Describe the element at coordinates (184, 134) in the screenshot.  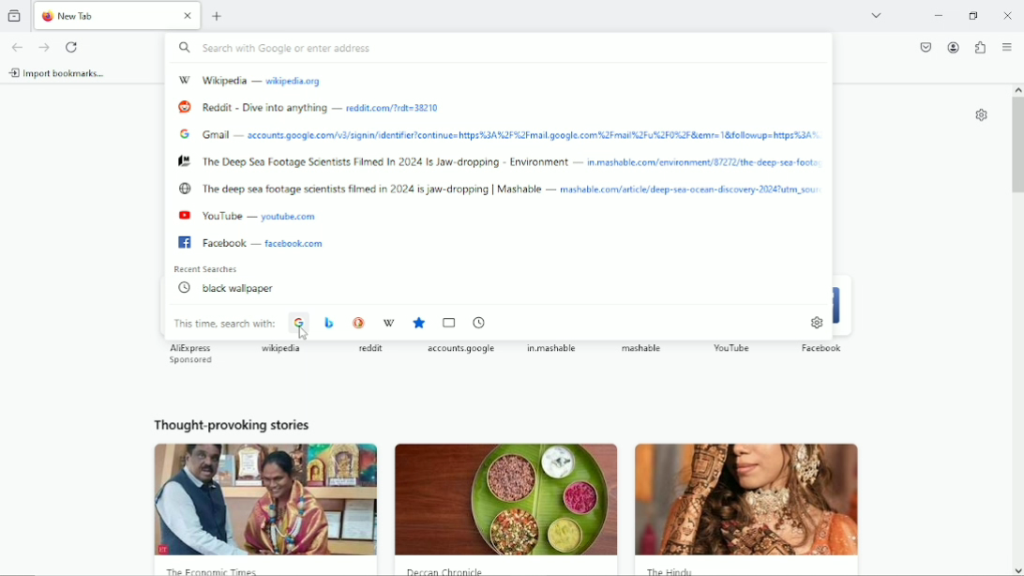
I see `google logo` at that location.